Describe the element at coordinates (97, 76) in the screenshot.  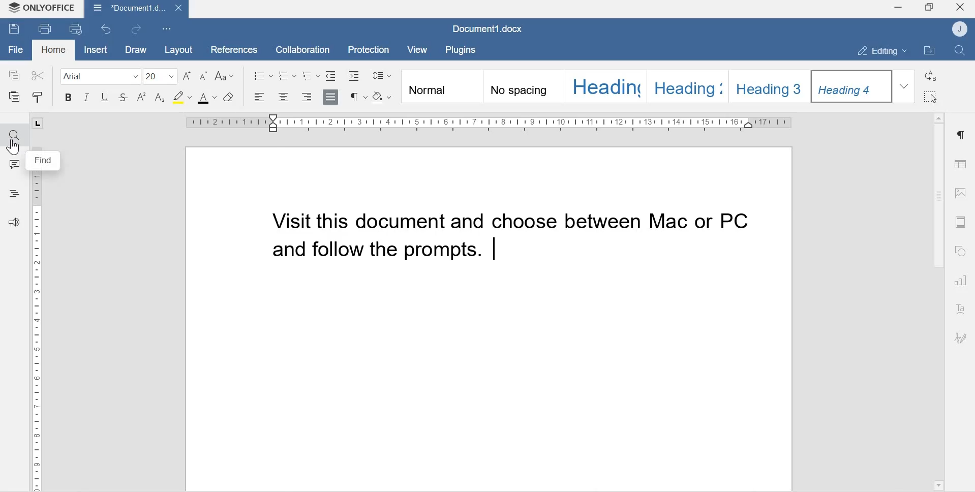
I see `Arial` at that location.